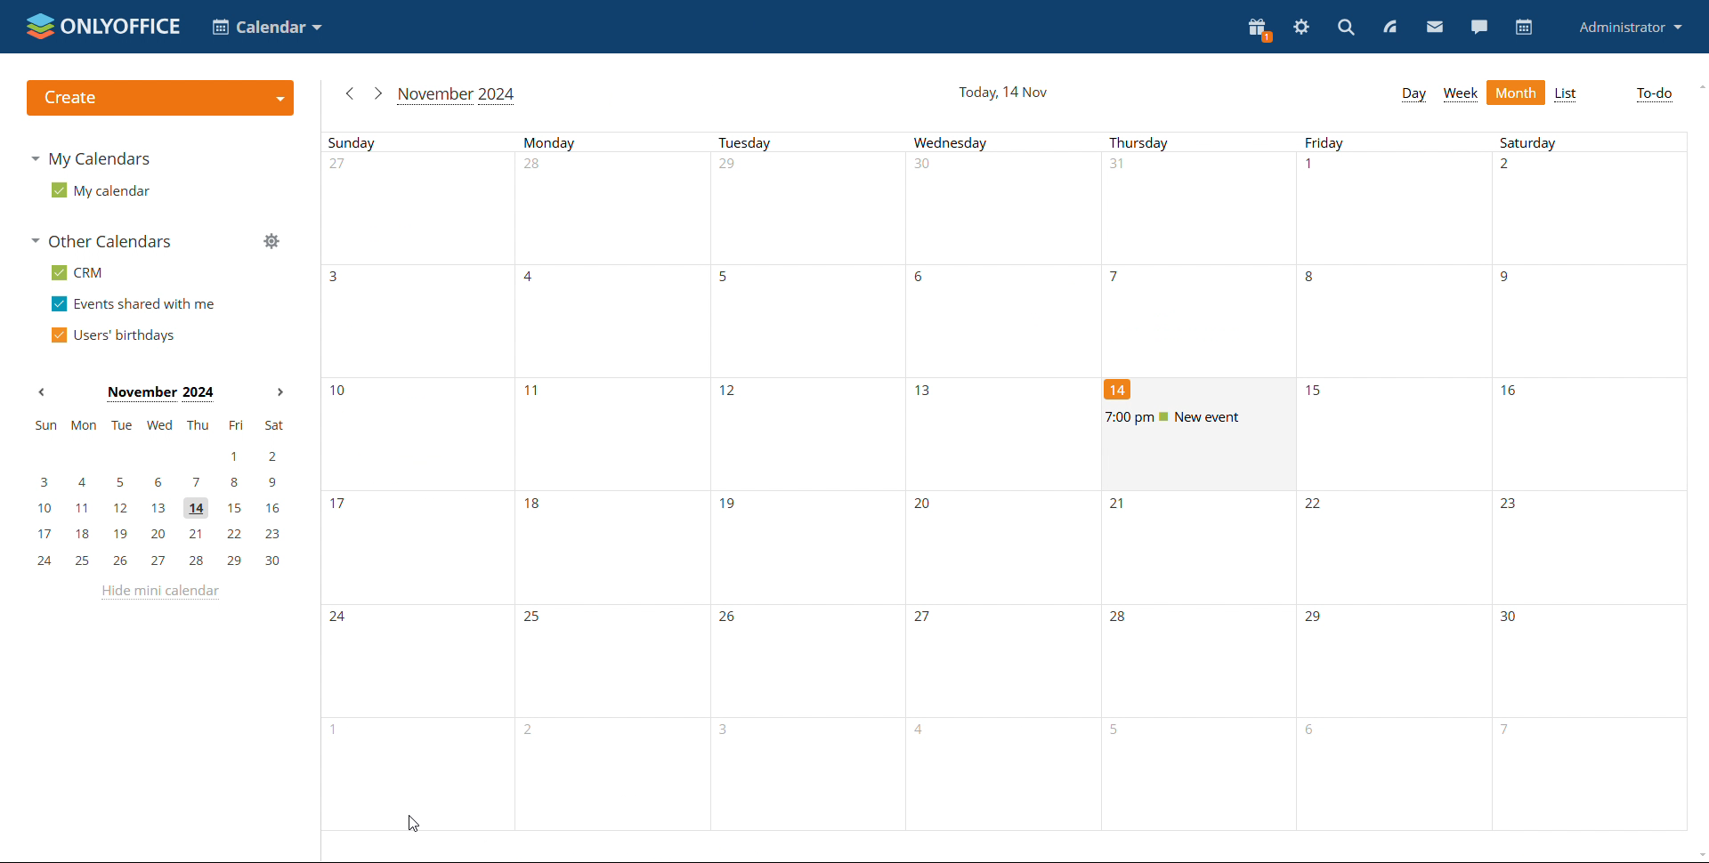  I want to click on number, so click(1122, 733).